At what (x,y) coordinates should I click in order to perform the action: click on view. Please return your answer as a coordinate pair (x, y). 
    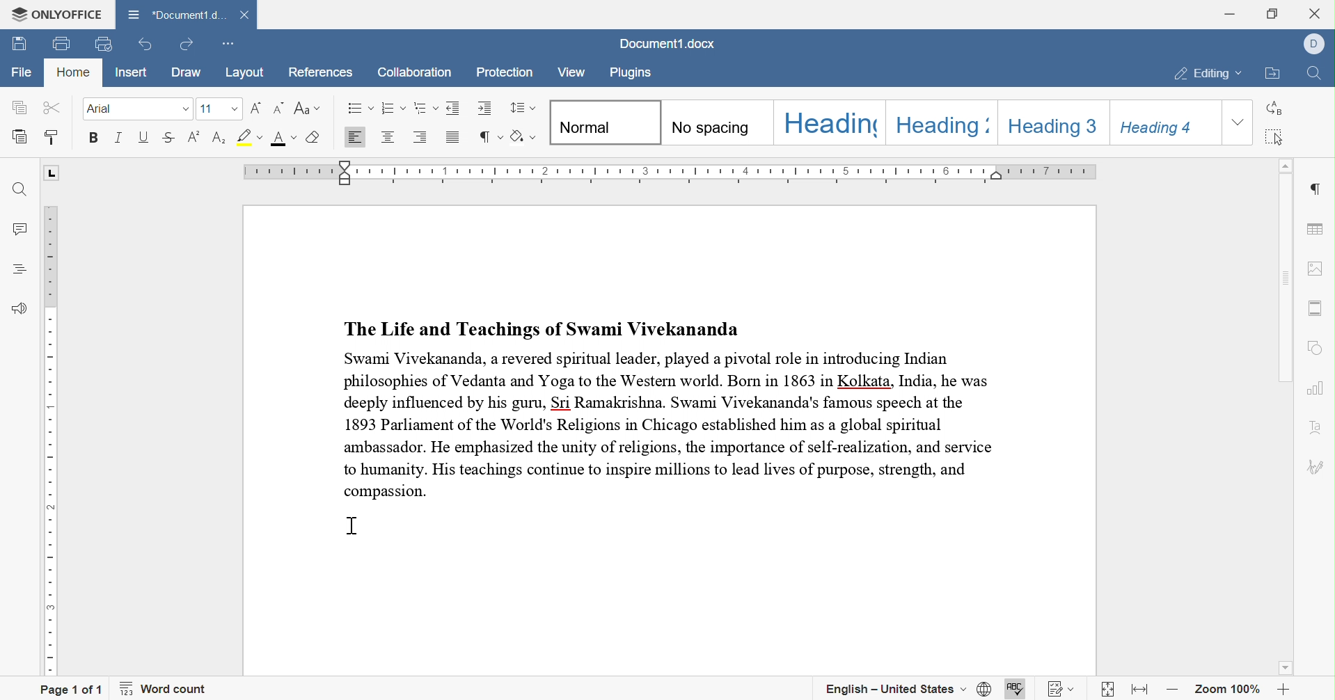
    Looking at the image, I should click on (570, 74).